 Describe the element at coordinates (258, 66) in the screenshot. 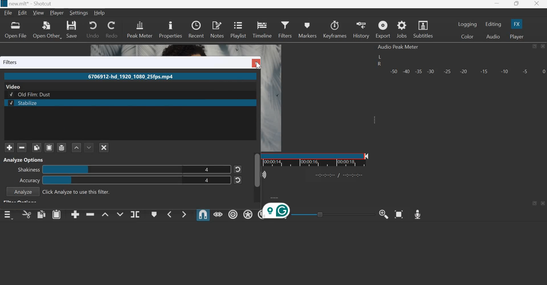

I see `cursor` at that location.